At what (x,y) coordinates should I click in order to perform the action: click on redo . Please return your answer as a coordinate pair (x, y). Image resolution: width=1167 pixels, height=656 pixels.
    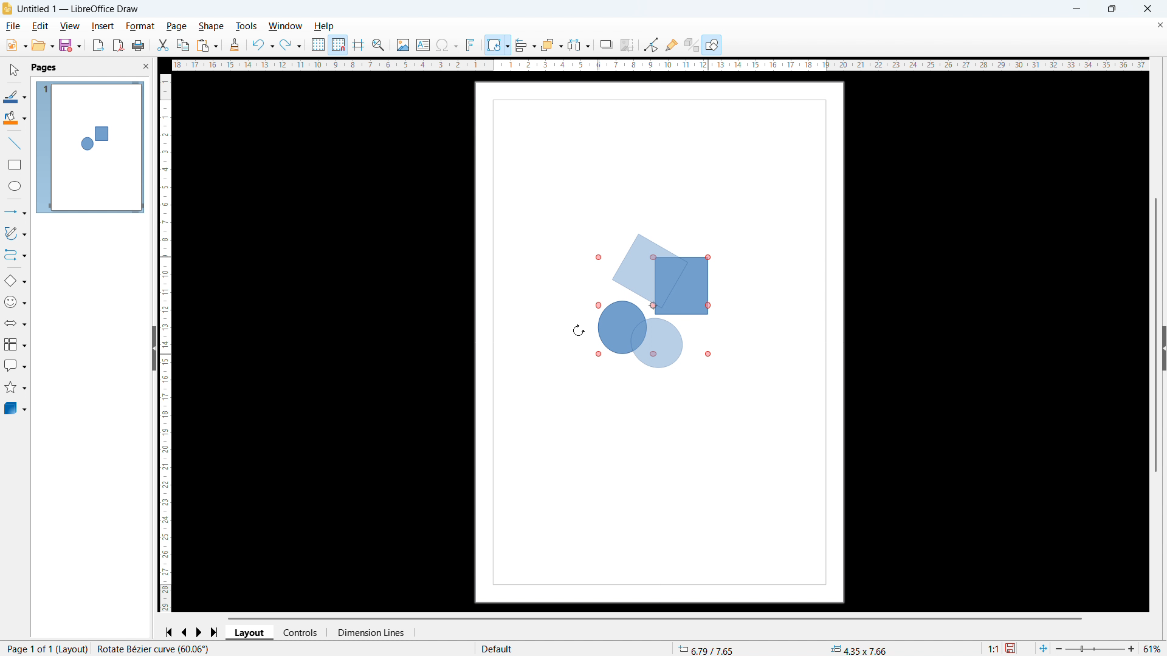
    Looking at the image, I should click on (291, 45).